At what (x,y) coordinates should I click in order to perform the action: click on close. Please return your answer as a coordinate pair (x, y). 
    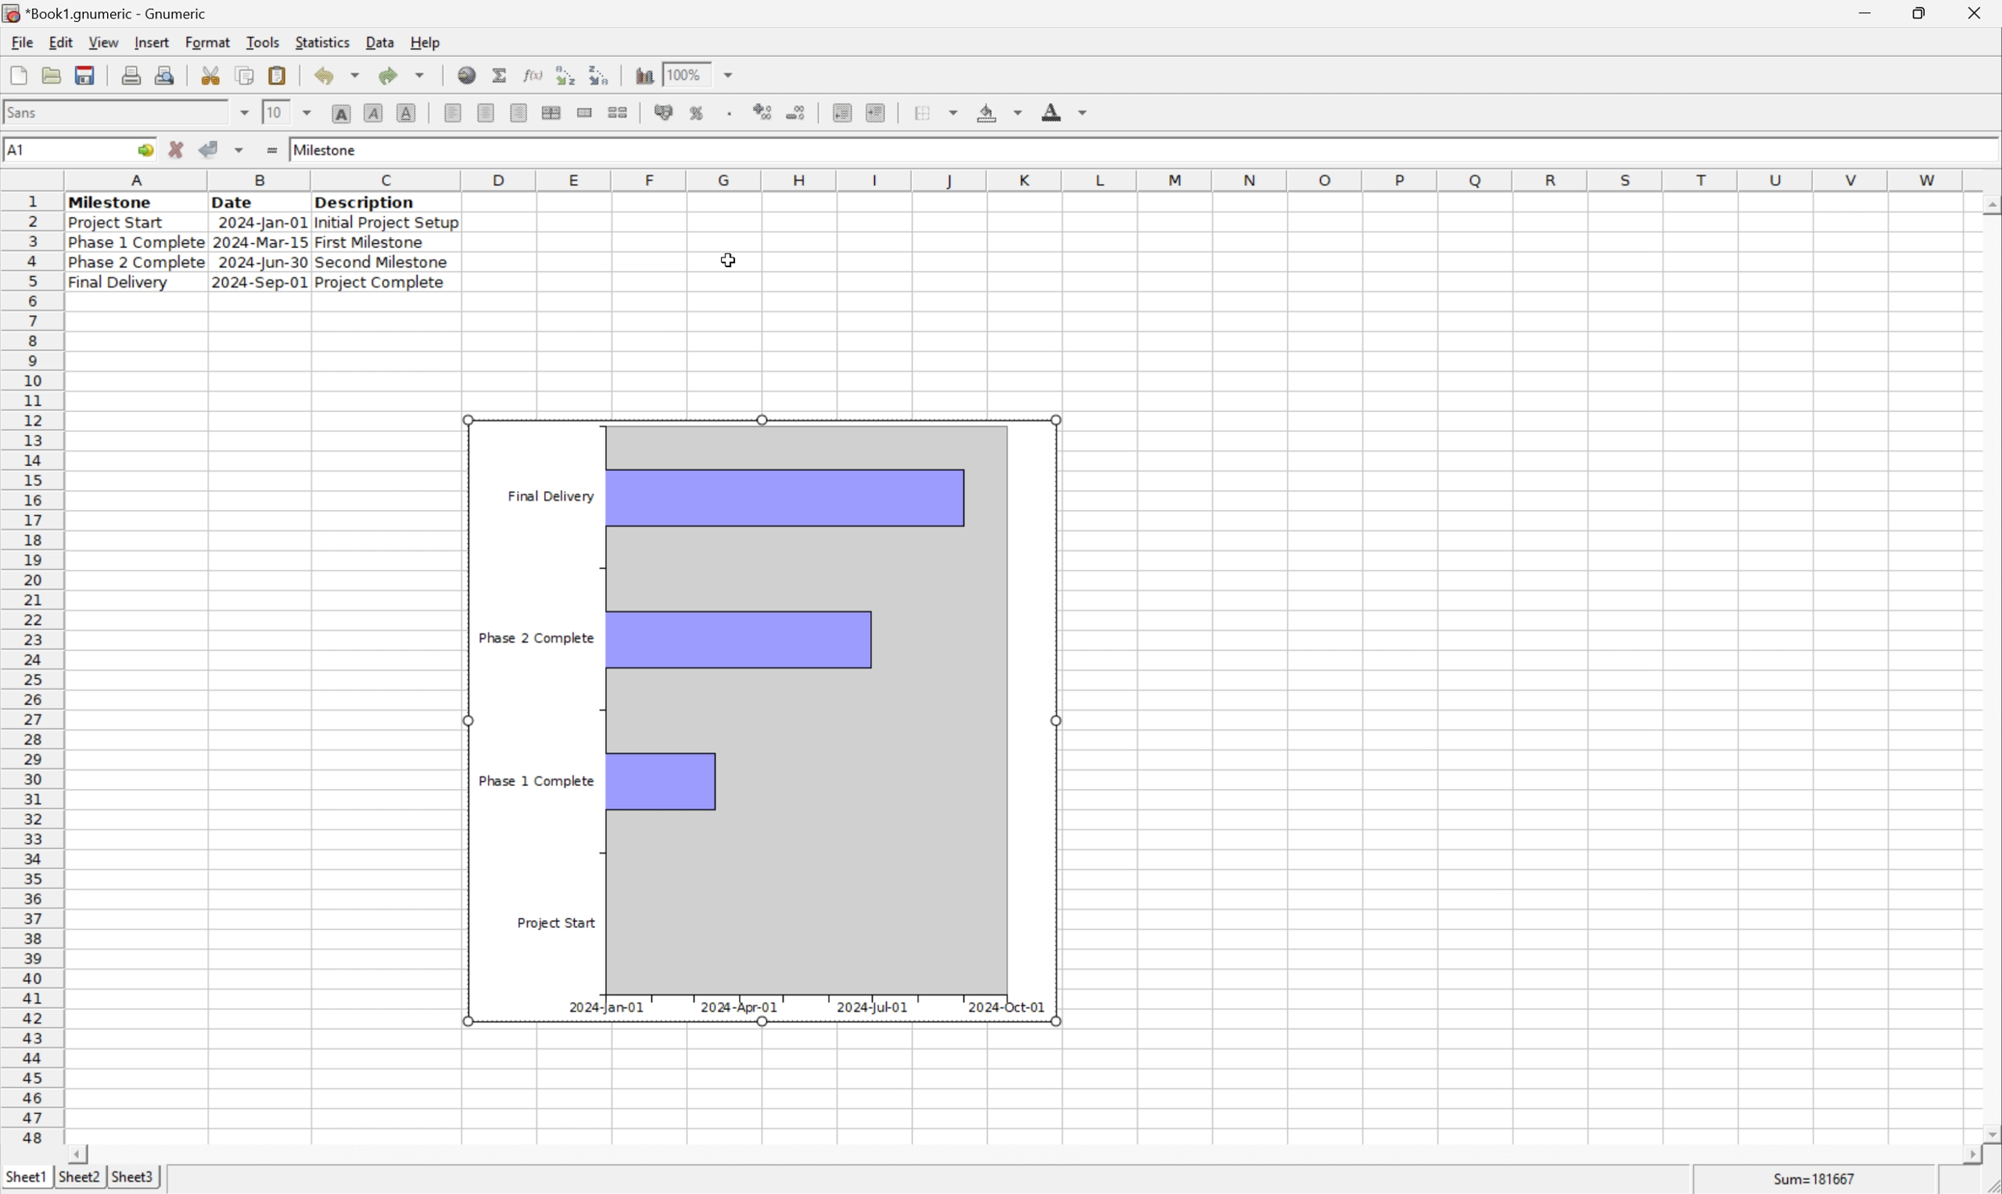
    Looking at the image, I should click on (1977, 10).